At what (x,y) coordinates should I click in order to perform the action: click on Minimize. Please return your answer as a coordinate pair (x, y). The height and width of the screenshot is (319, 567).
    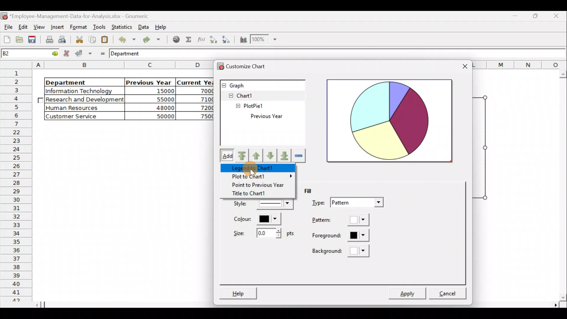
    Looking at the image, I should click on (536, 18).